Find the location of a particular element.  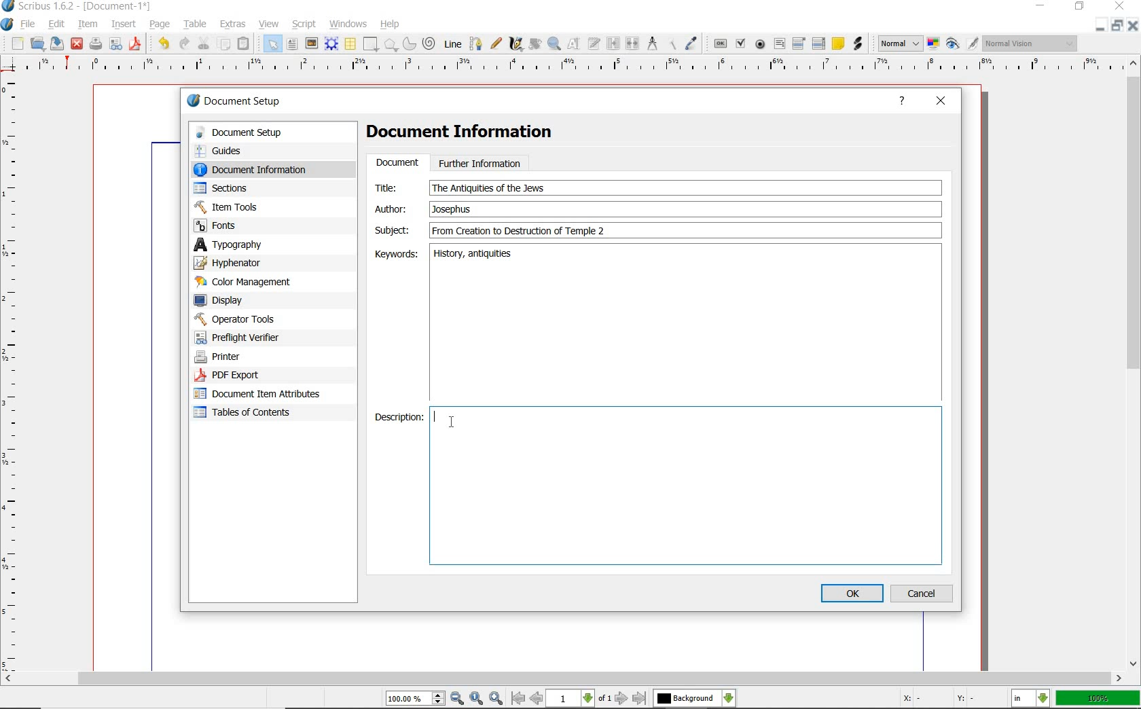

ruler is located at coordinates (14, 372).